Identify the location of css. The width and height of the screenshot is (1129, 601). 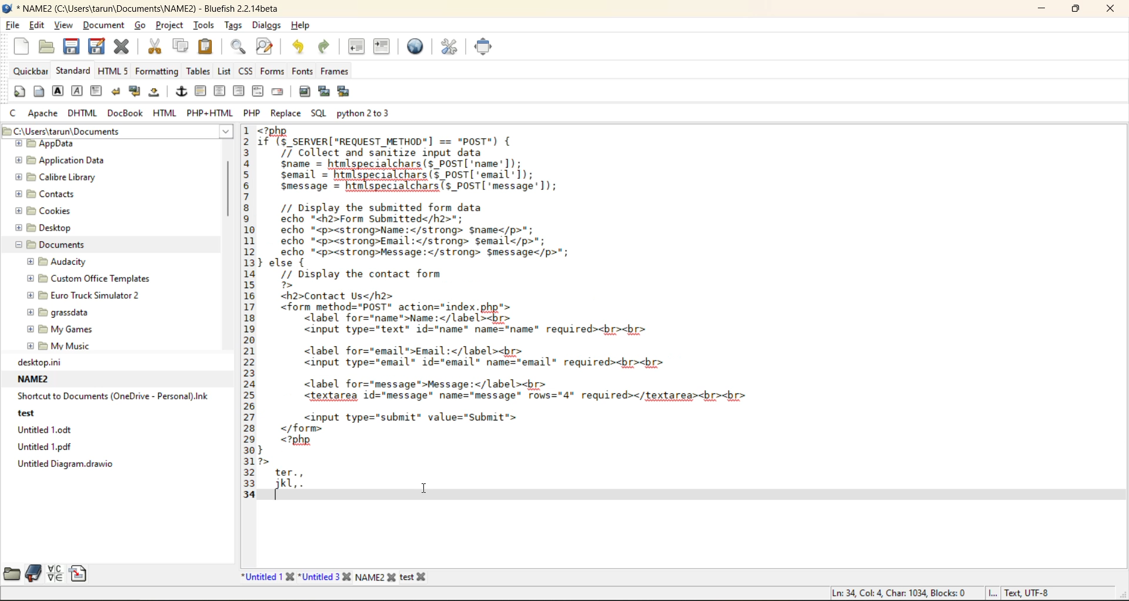
(246, 72).